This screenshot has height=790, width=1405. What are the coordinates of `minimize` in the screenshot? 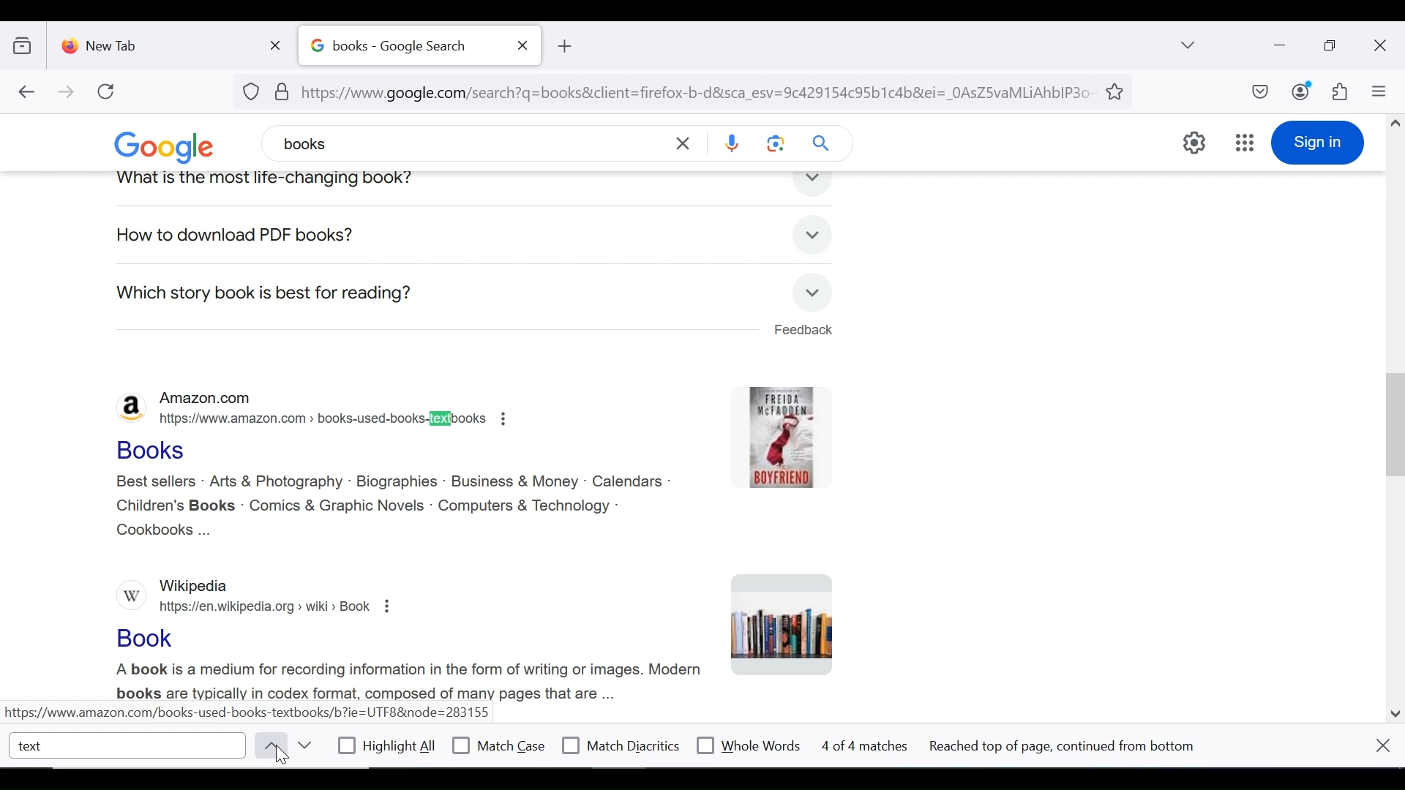 It's located at (1278, 44).